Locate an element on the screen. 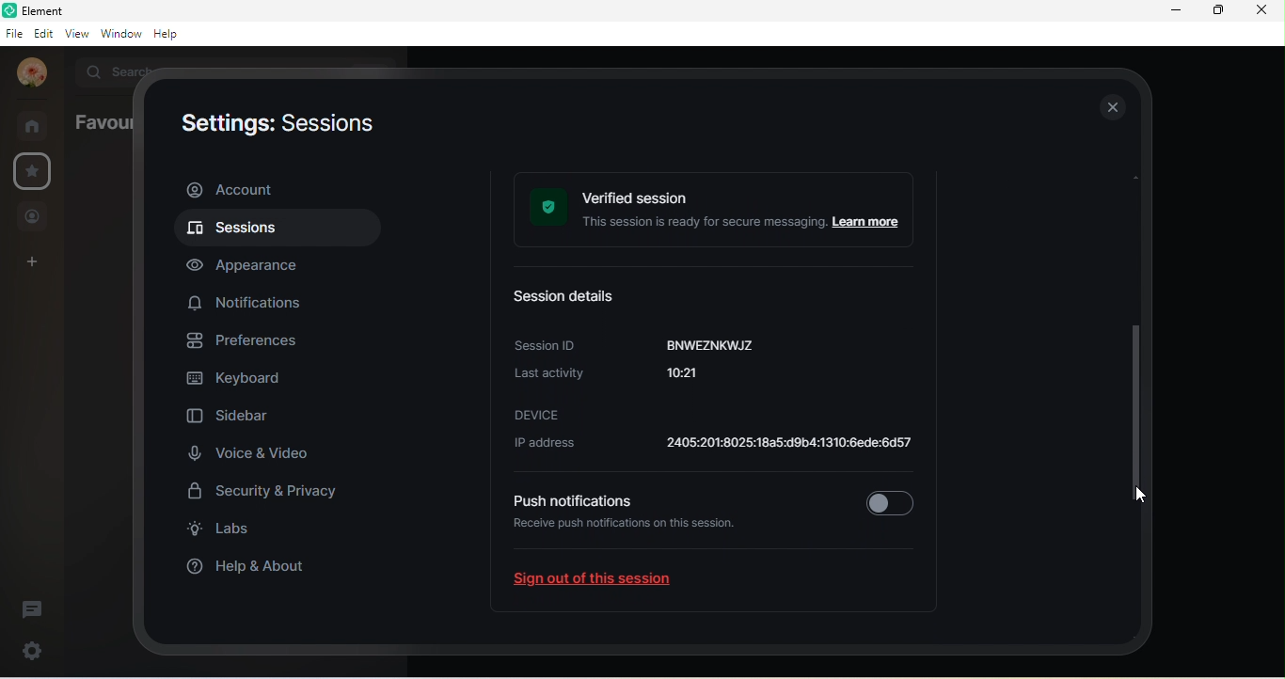  sessions is located at coordinates (274, 230).